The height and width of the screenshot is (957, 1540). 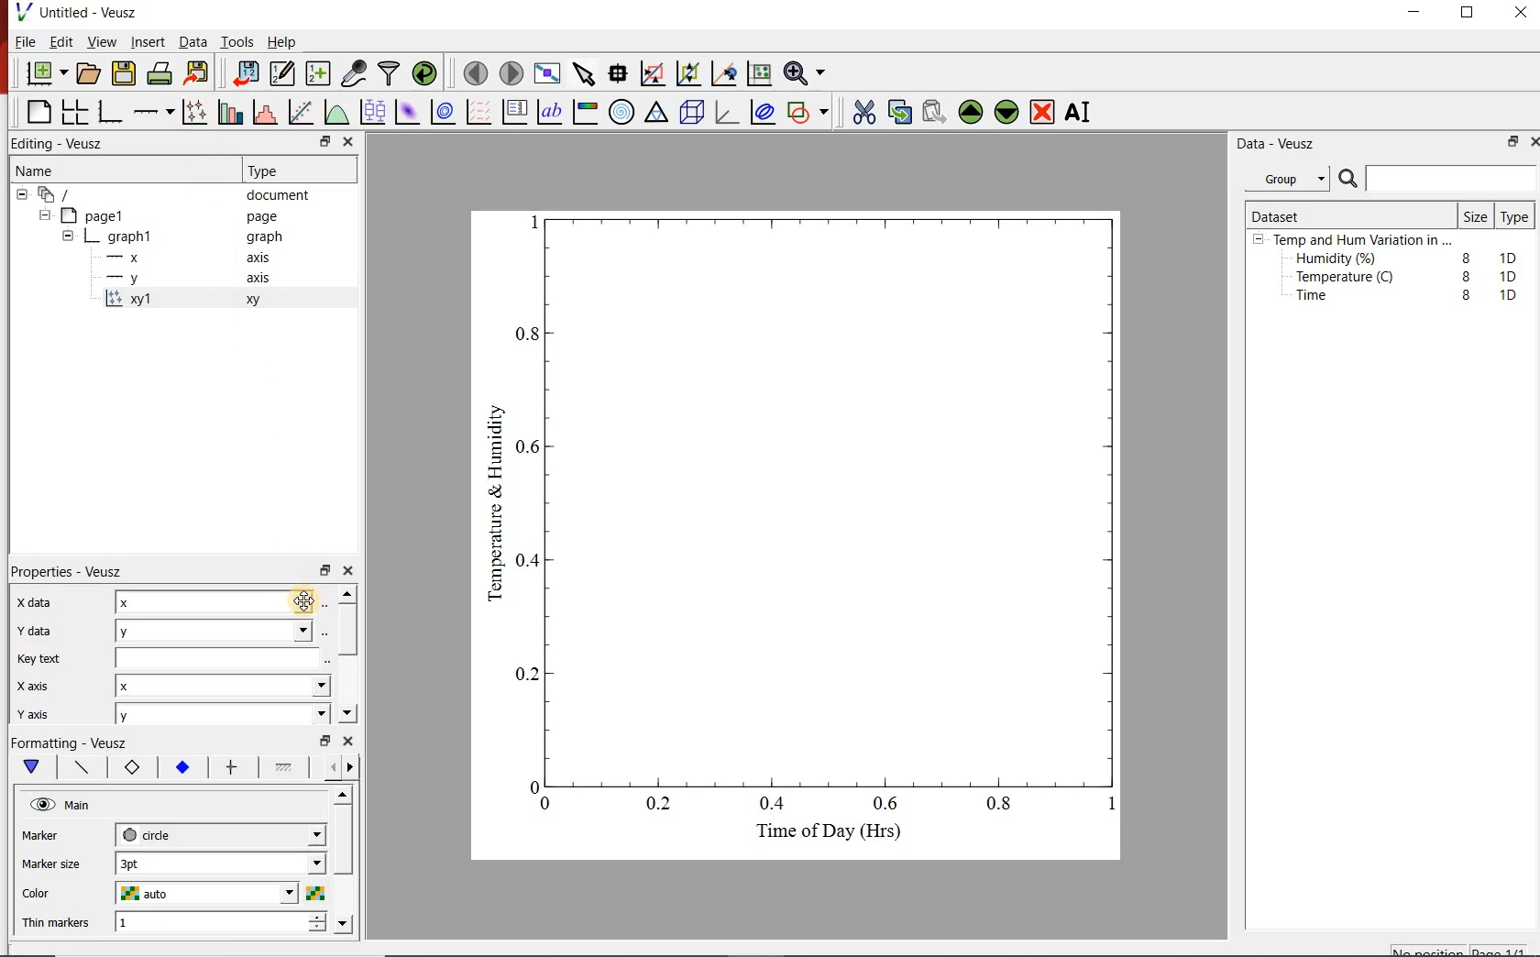 I want to click on view plot full screen, so click(x=548, y=74).